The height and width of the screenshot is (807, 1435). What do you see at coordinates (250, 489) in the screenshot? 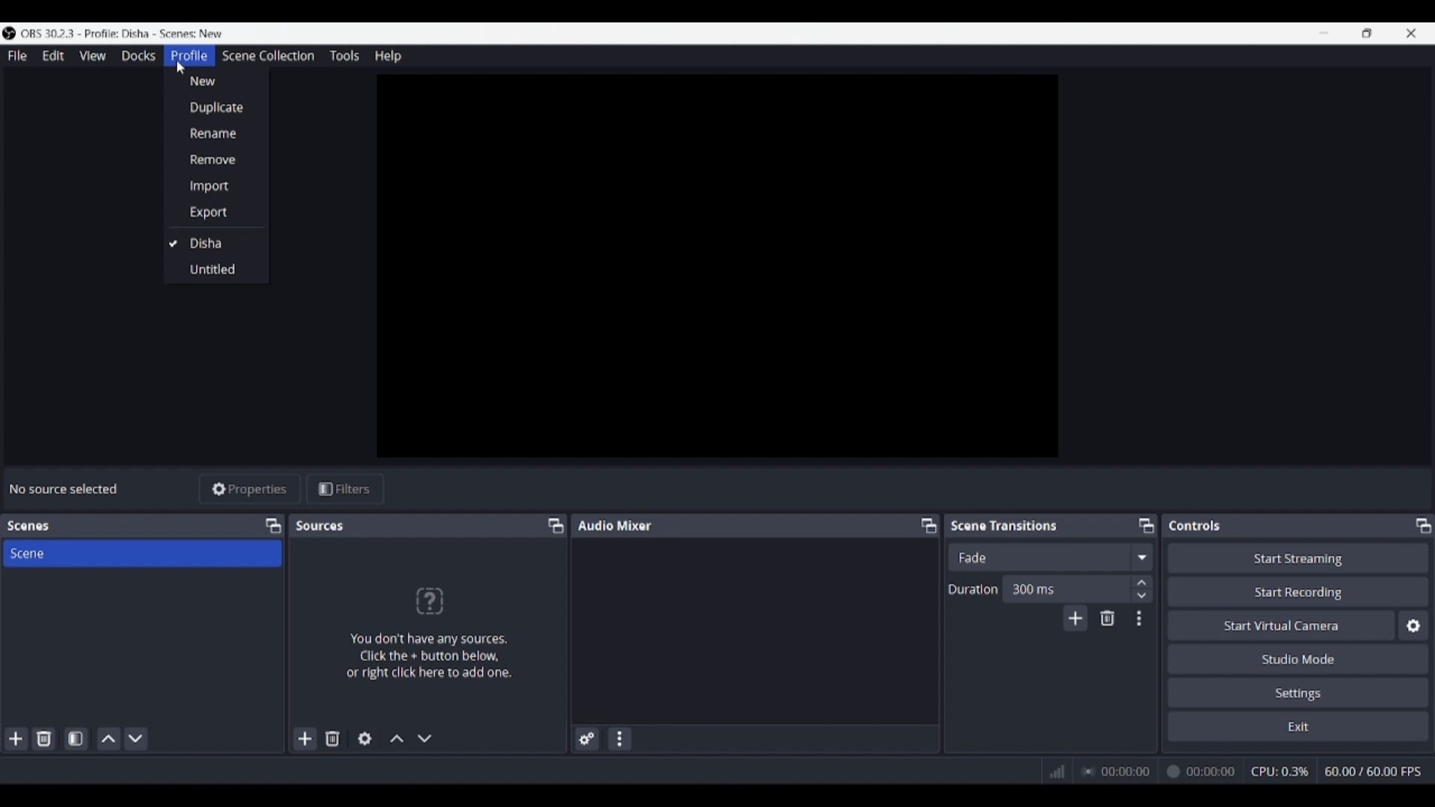
I see `Properties` at bounding box center [250, 489].